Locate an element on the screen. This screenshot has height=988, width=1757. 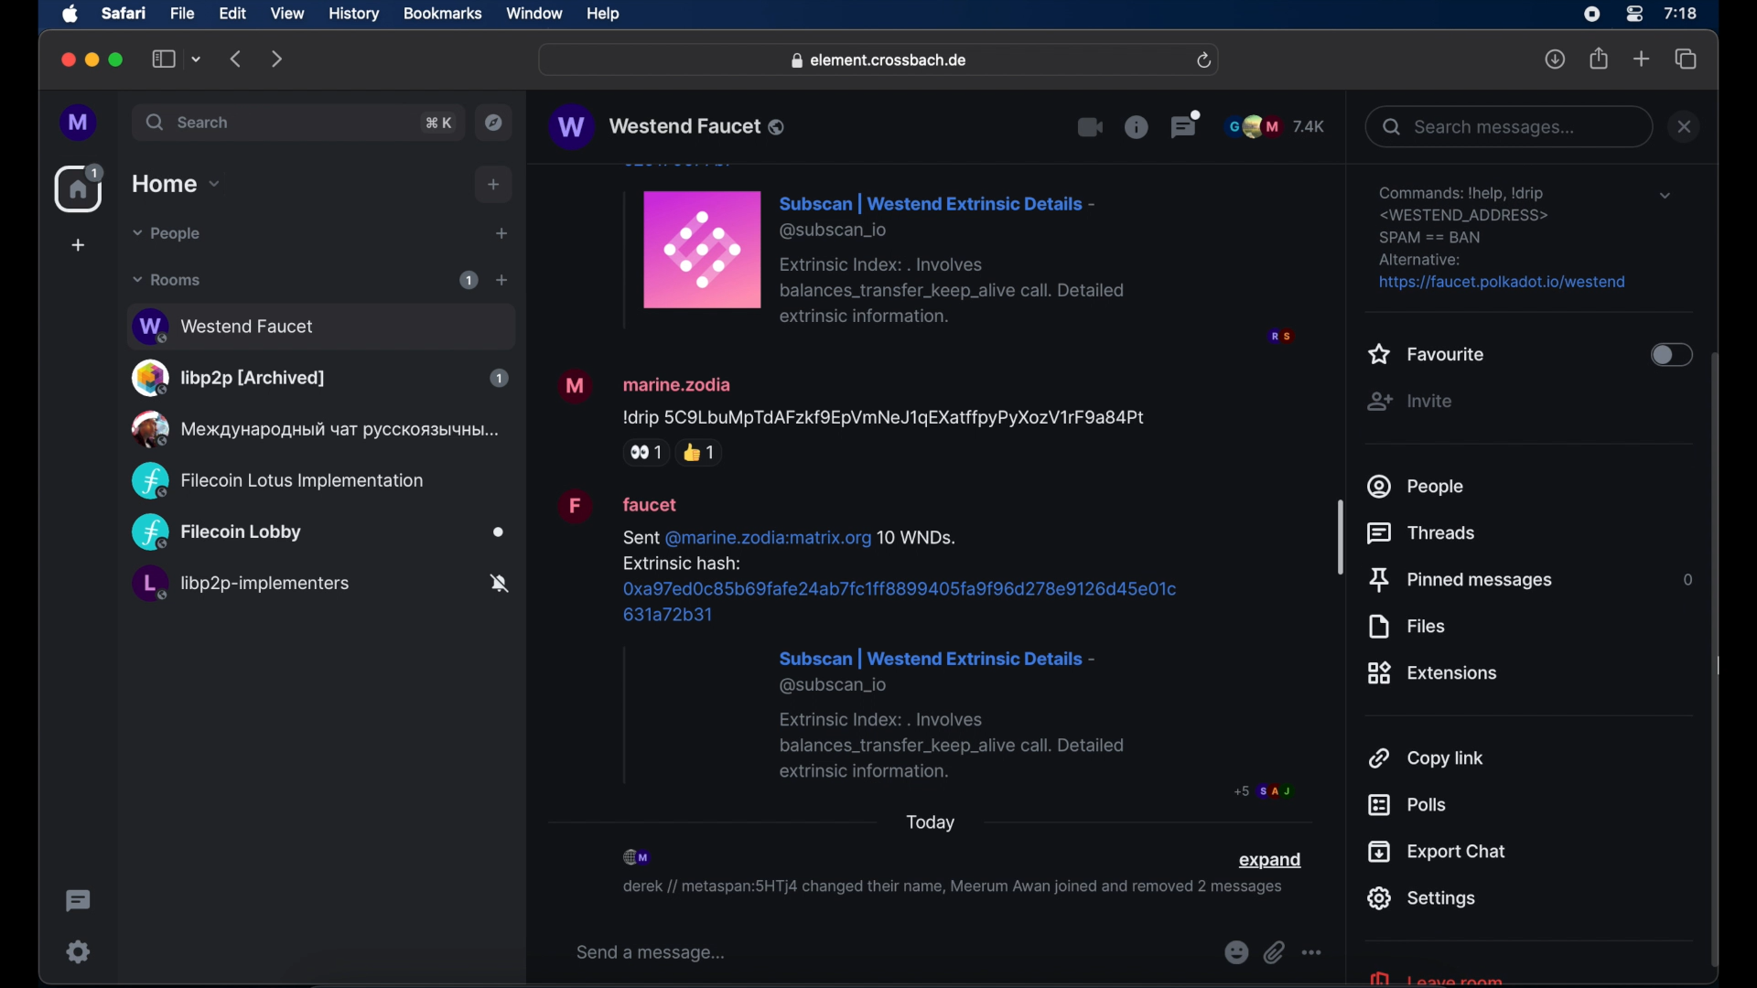
message is located at coordinates (853, 415).